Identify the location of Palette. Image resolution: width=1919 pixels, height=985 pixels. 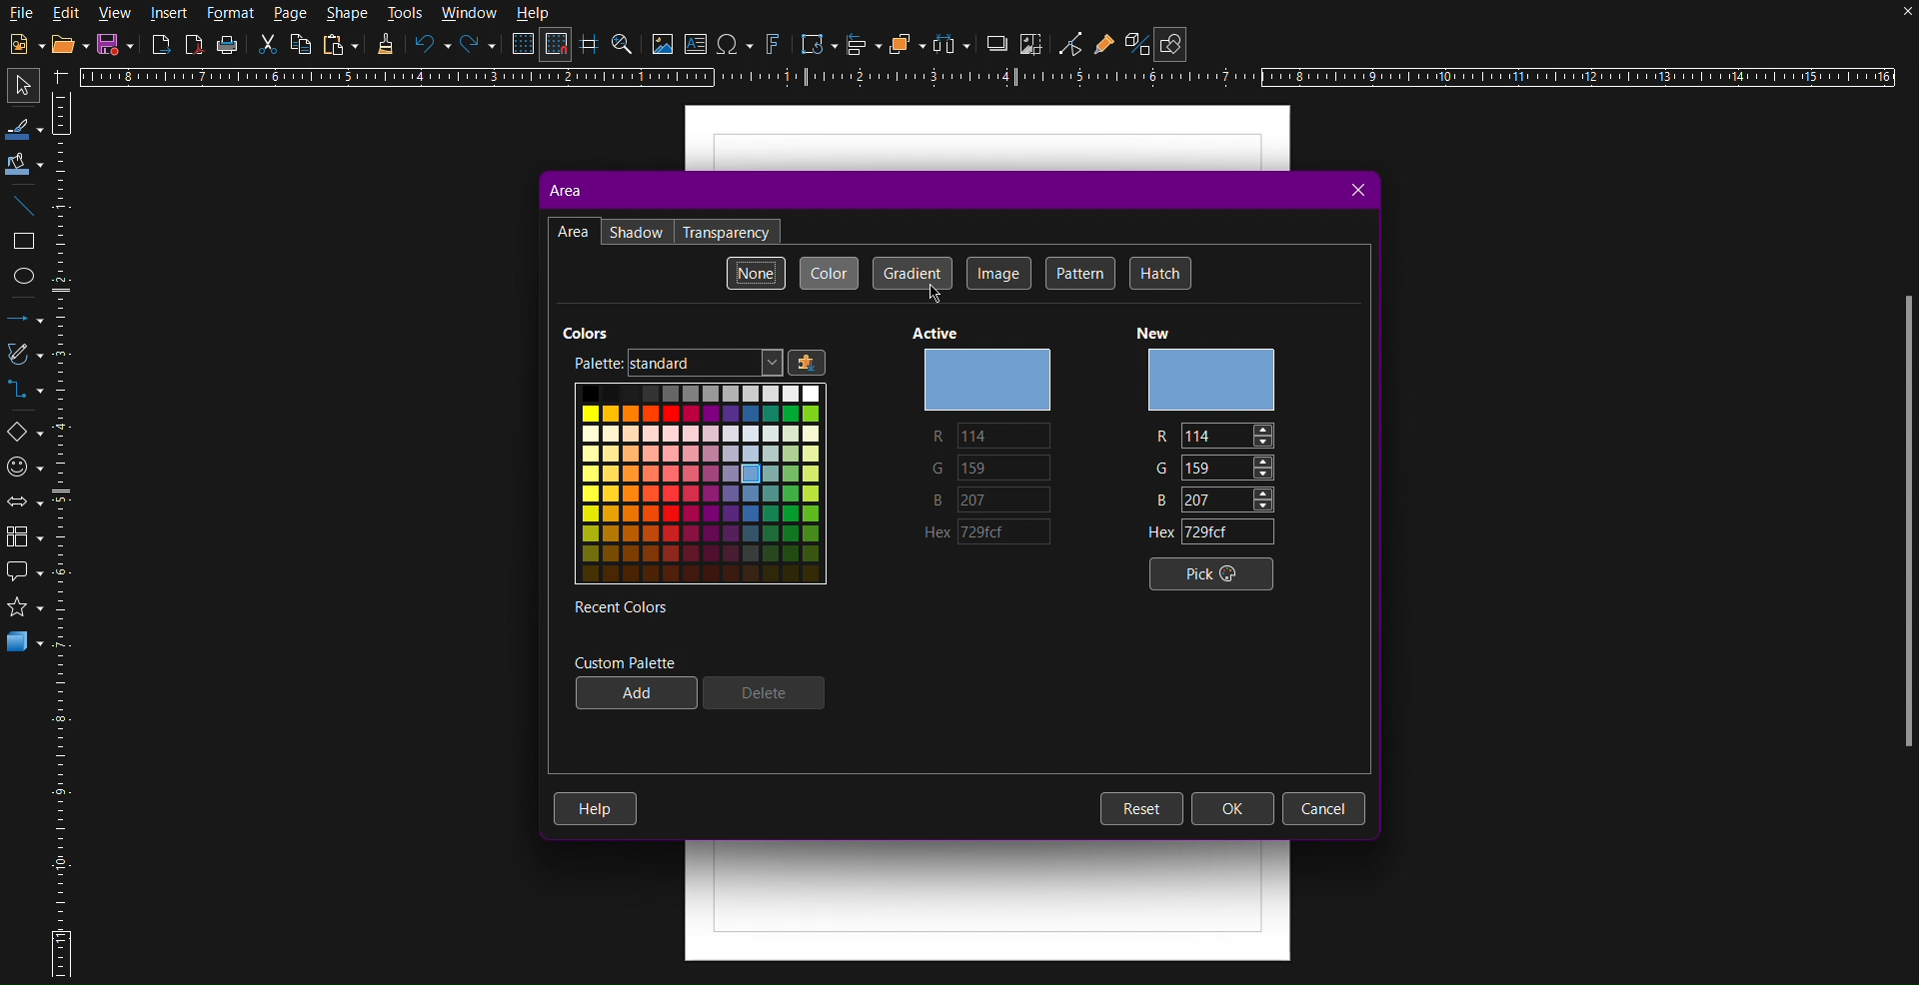
(593, 363).